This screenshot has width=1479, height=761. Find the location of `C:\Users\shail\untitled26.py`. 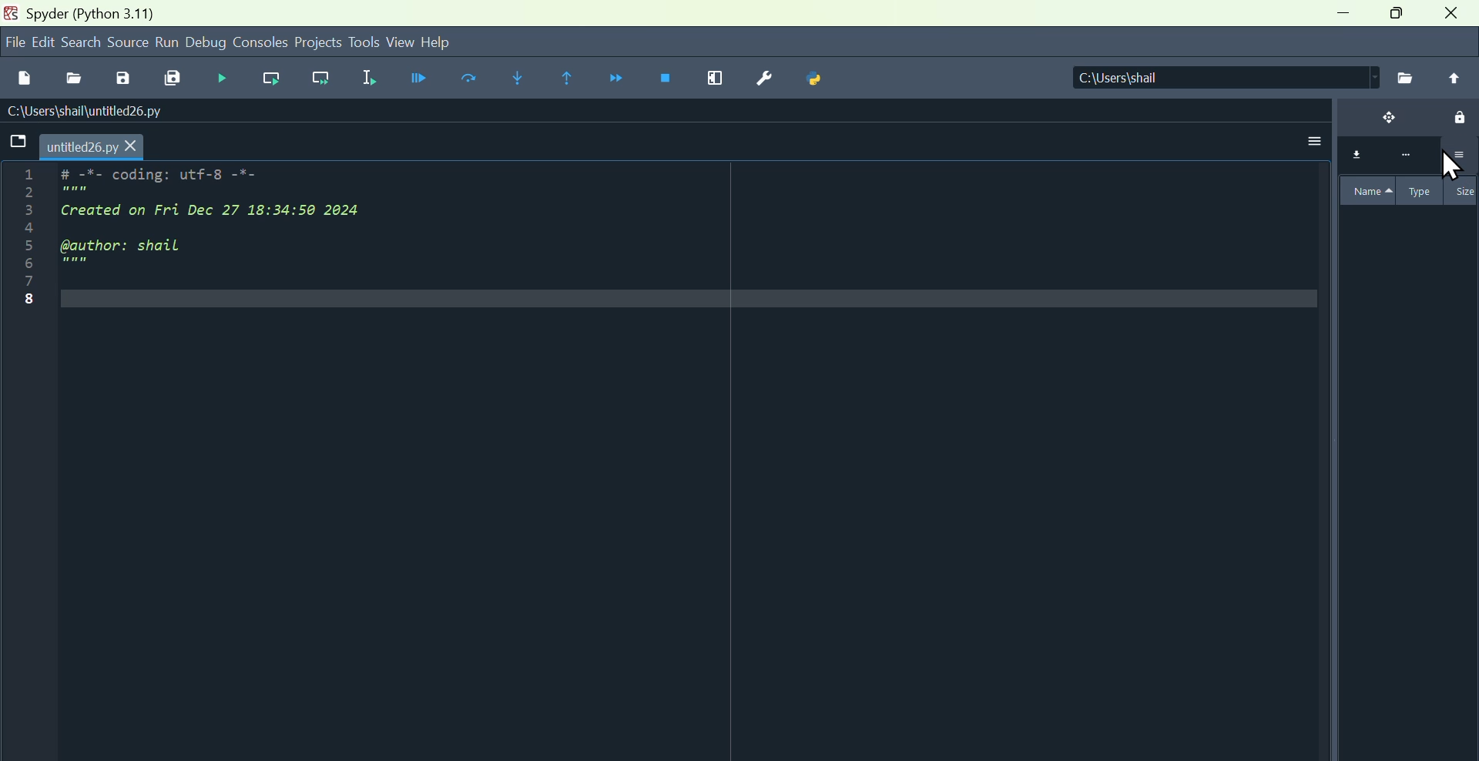

C:\Users\shail\untitled26.py is located at coordinates (122, 111).